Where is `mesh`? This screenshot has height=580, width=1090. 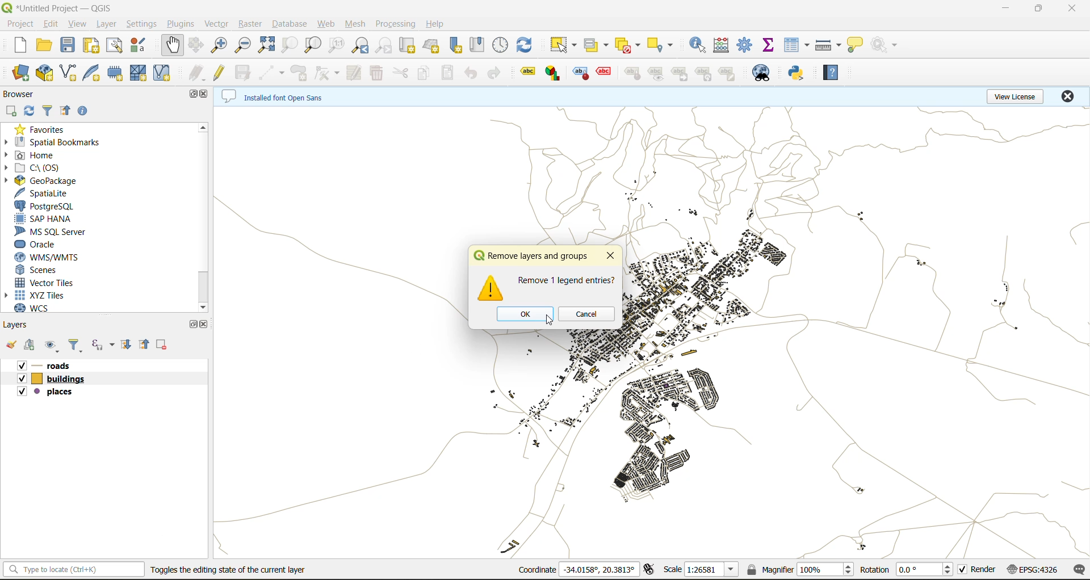 mesh is located at coordinates (356, 23).